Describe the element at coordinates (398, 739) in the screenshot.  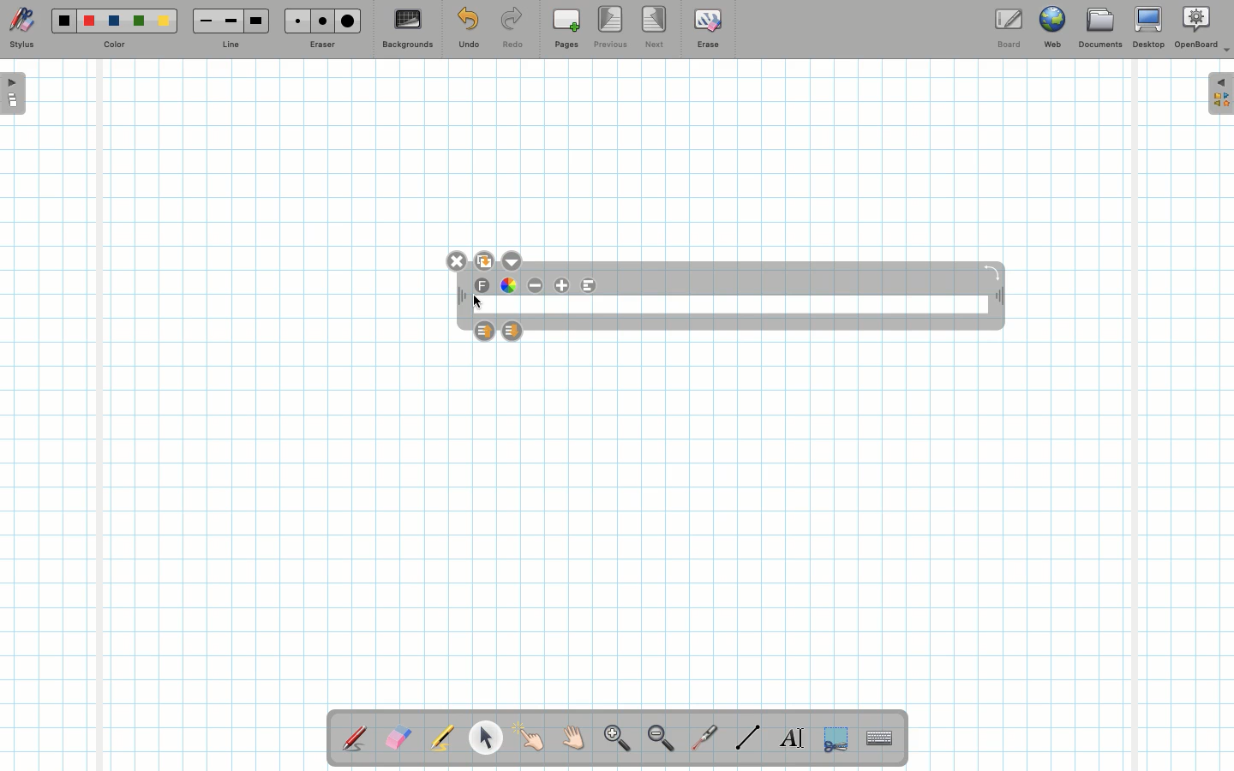
I see `Eraser` at that location.